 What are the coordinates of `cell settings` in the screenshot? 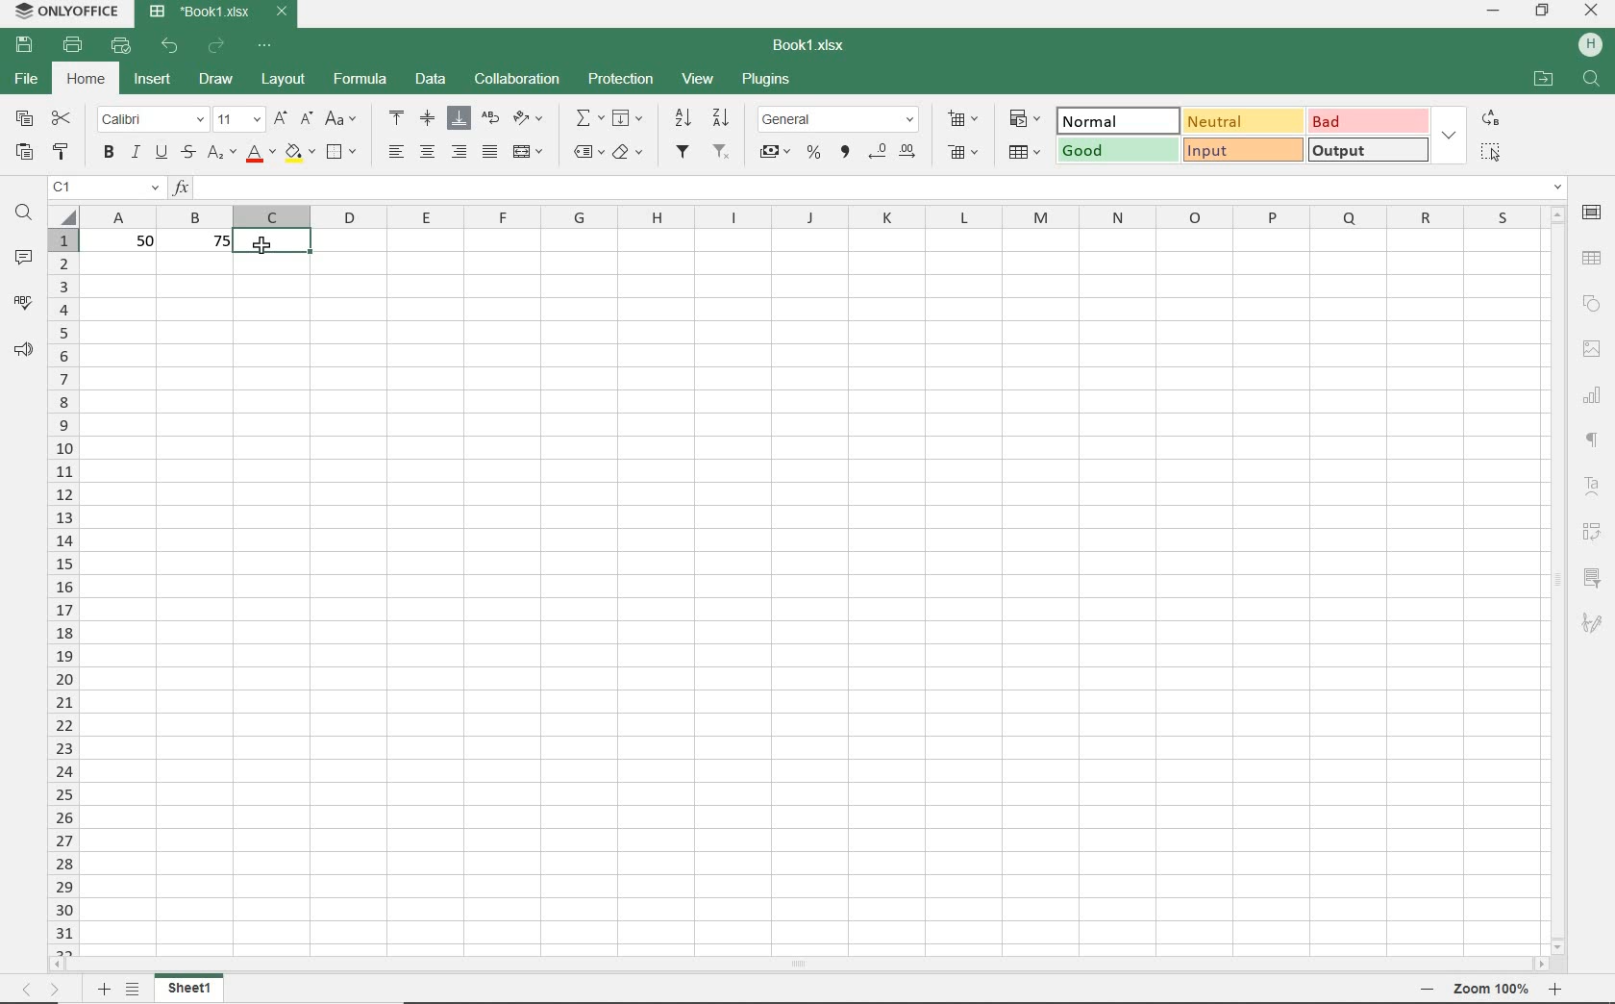 It's located at (1592, 213).